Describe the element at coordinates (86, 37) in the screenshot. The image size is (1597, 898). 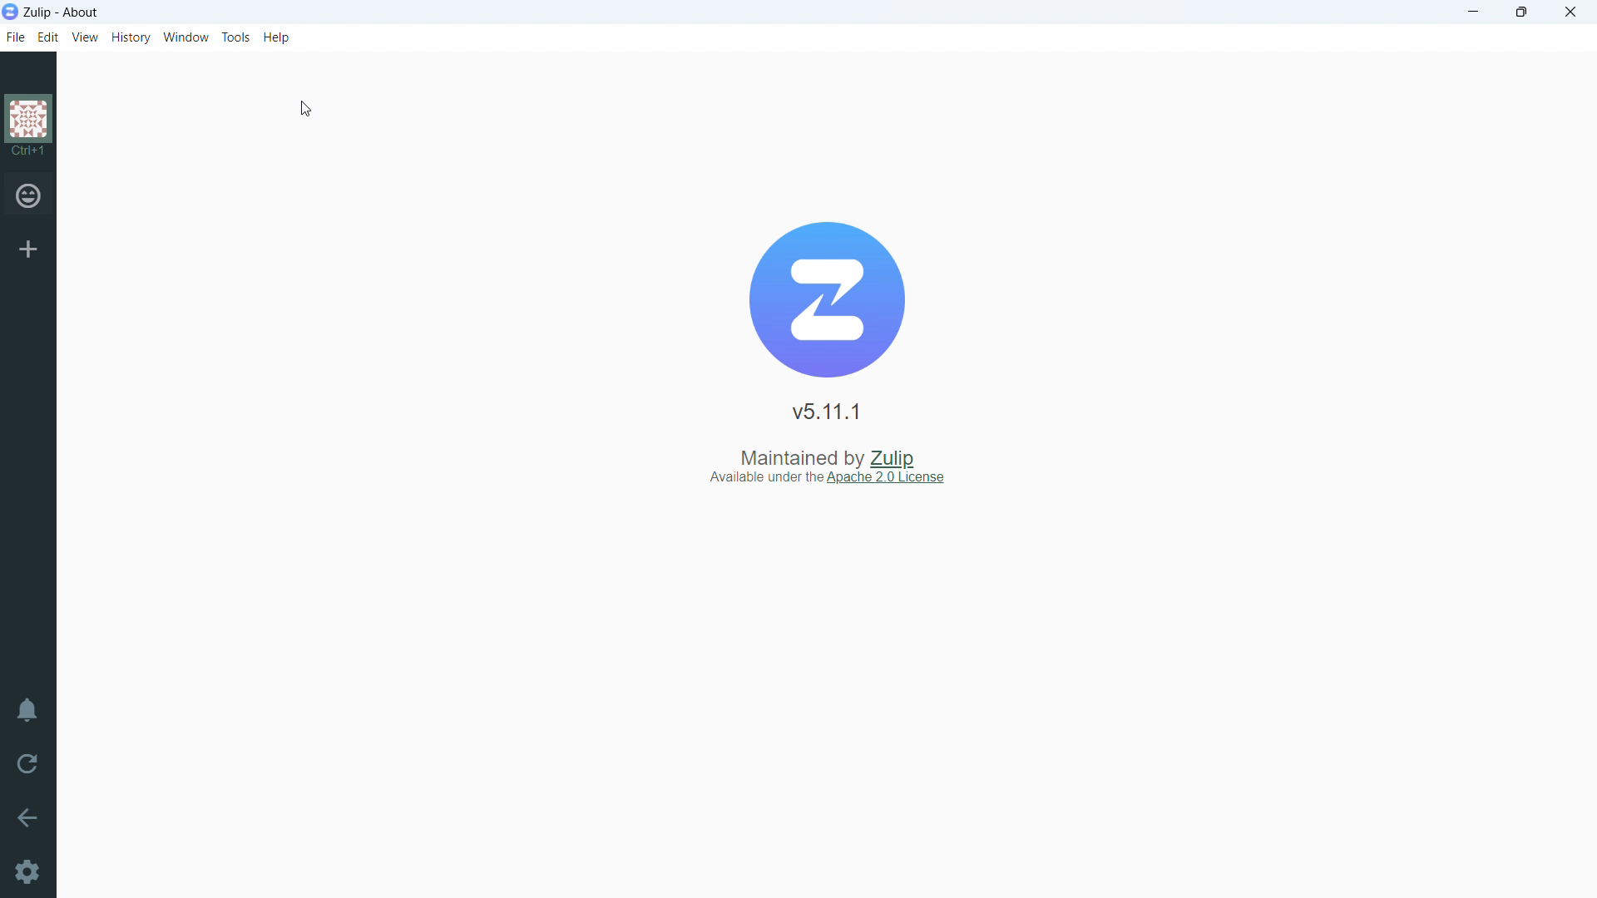
I see `view` at that location.